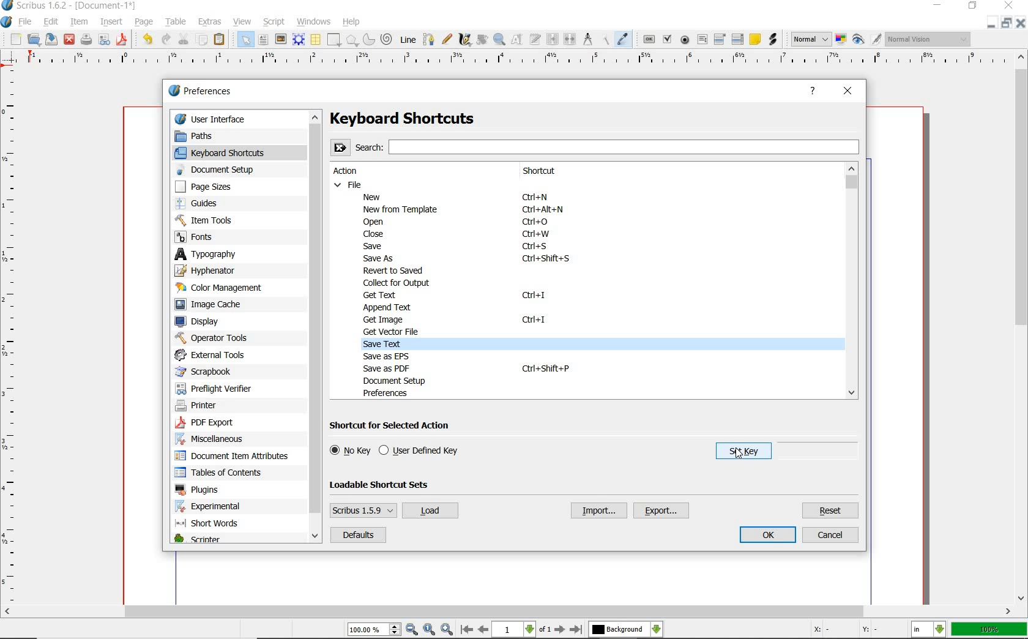 Image resolution: width=1028 pixels, height=639 pixels. What do you see at coordinates (207, 238) in the screenshot?
I see `fonts` at bounding box center [207, 238].